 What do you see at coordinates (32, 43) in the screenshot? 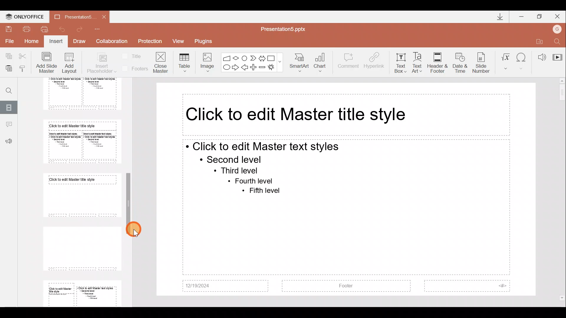
I see `Home` at bounding box center [32, 43].